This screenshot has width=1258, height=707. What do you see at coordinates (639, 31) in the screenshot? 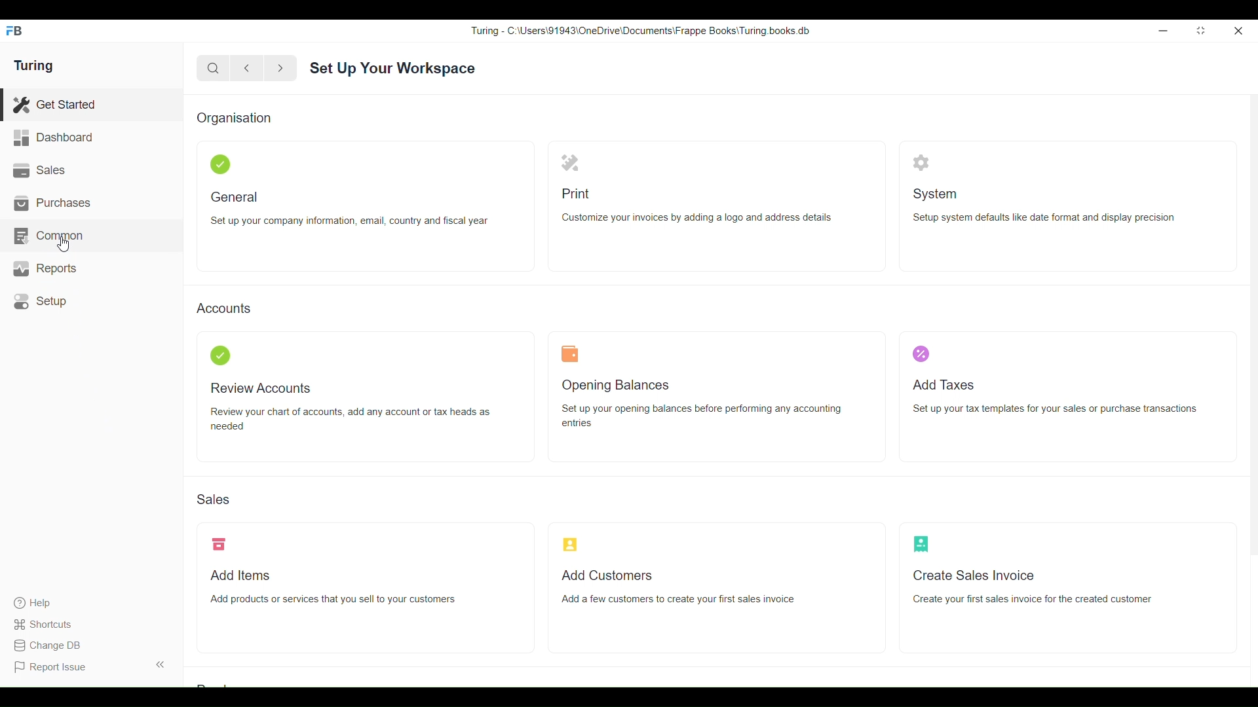
I see `Turing - C:\Users\91943\0neDrive\Documents\Frappe Books\ Turing books db` at bounding box center [639, 31].